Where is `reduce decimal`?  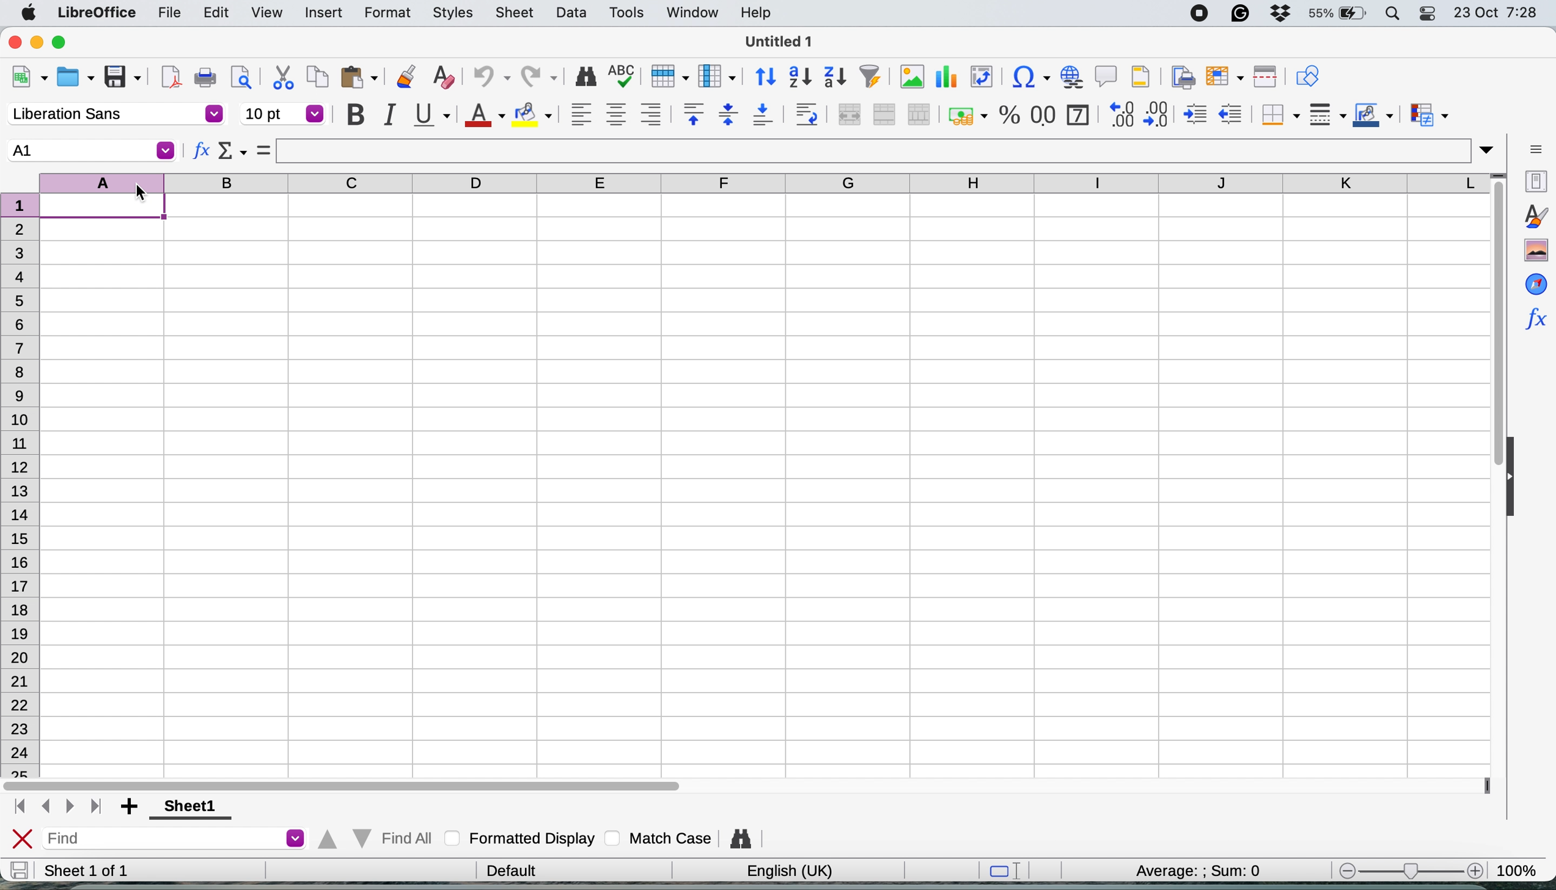
reduce decimal is located at coordinates (1158, 113).